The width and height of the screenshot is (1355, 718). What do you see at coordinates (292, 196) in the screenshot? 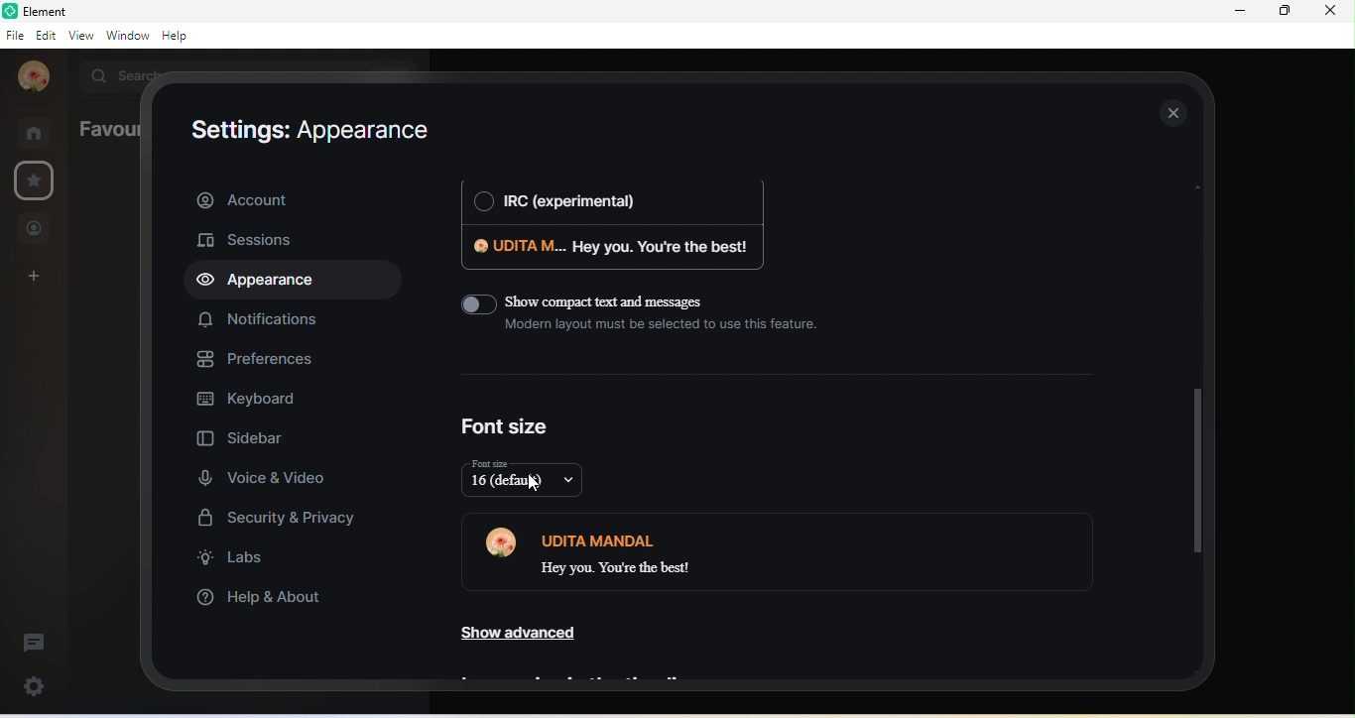
I see `account` at bounding box center [292, 196].